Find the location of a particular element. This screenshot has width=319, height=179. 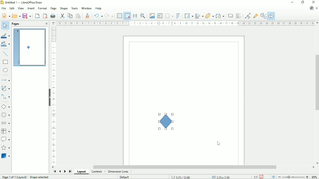

Curves and polygons is located at coordinates (6, 88).